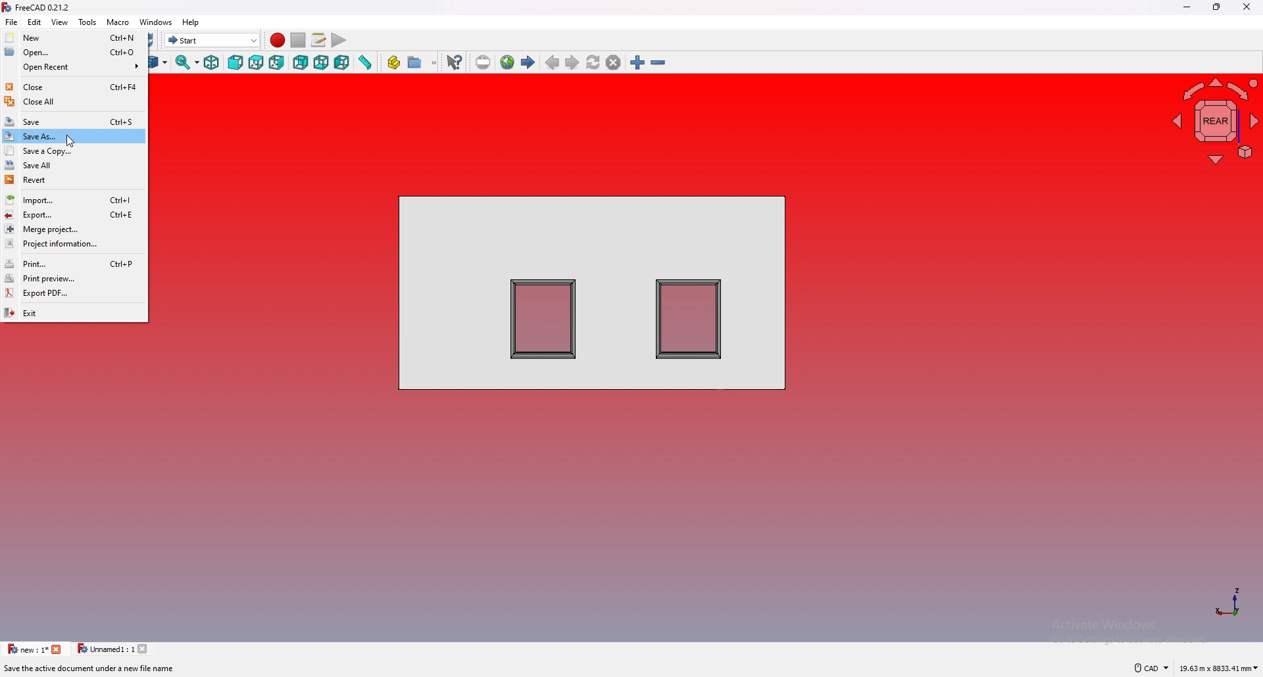  Describe the element at coordinates (1151, 667) in the screenshot. I see `cad navigation` at that location.